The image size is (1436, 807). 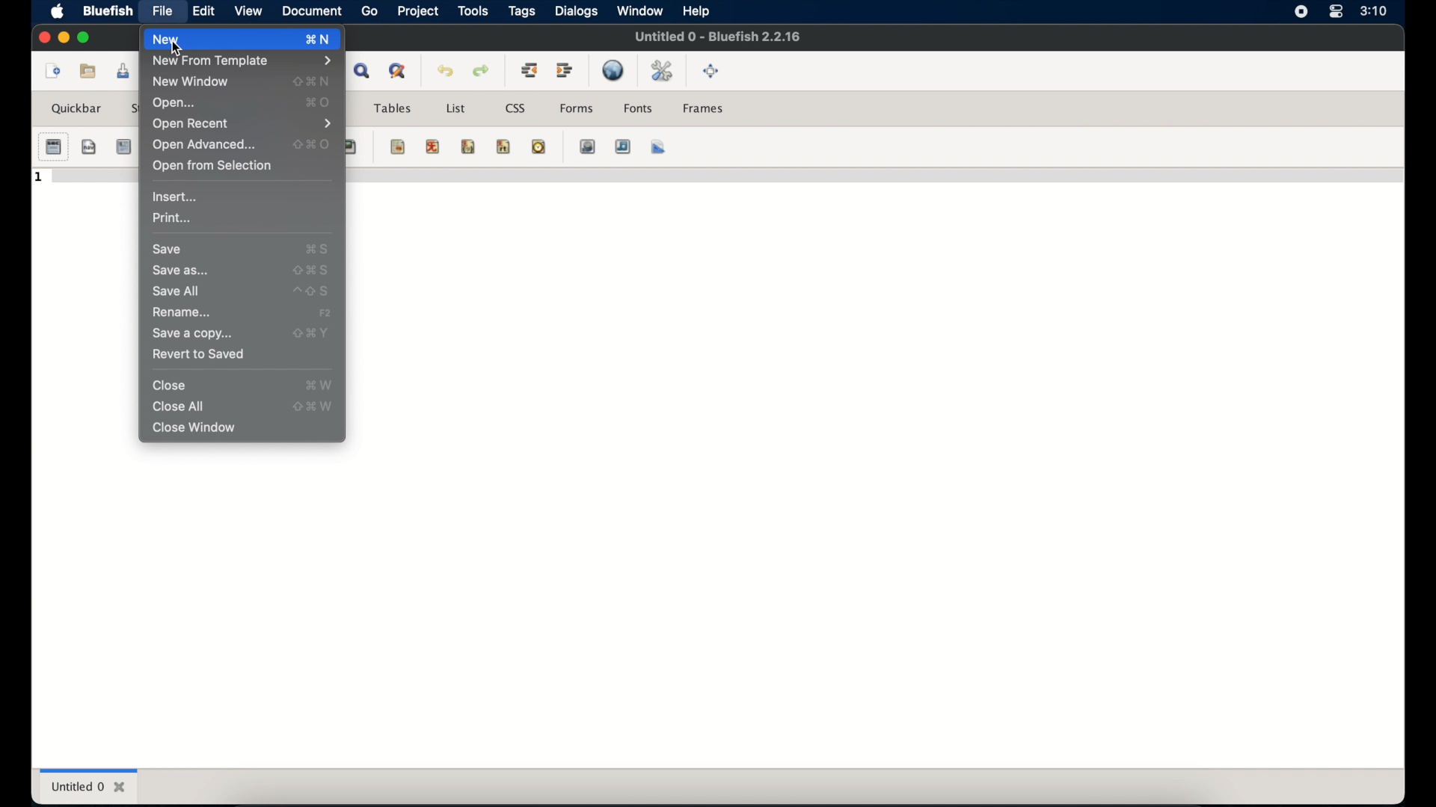 What do you see at coordinates (89, 70) in the screenshot?
I see `open` at bounding box center [89, 70].